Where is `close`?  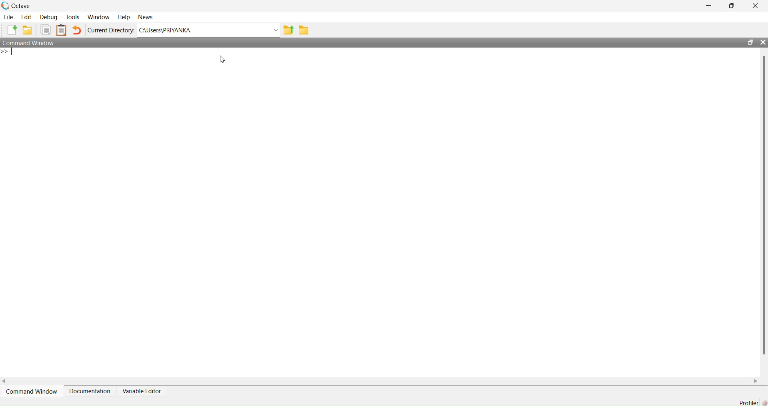
close is located at coordinates (756, 6).